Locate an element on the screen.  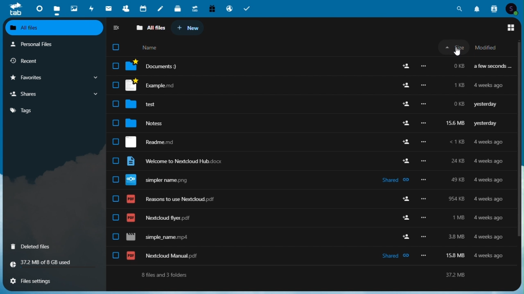
Size is located at coordinates (456, 47).